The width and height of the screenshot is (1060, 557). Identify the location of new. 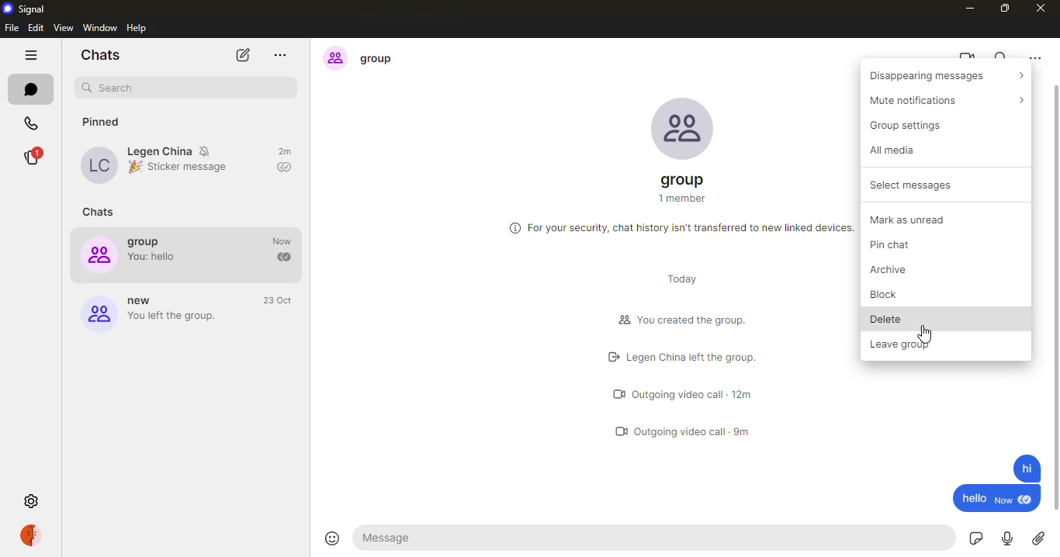
(1003, 502).